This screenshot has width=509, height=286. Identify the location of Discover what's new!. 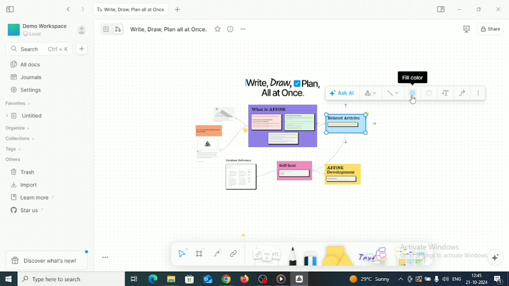
(46, 260).